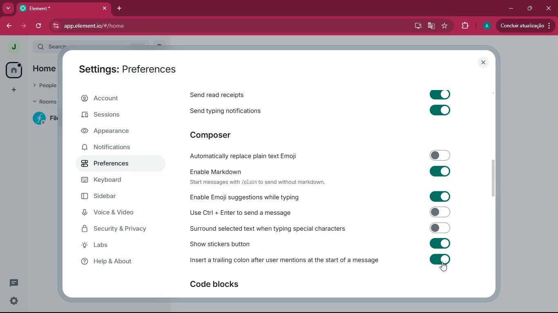 The image size is (558, 313). What do you see at coordinates (509, 9) in the screenshot?
I see `minimize` at bounding box center [509, 9].